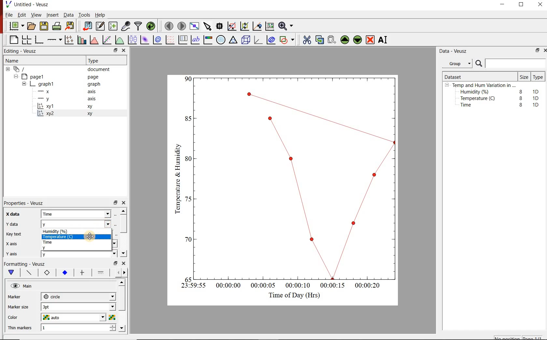  What do you see at coordinates (168, 26) in the screenshot?
I see `move to the previous page` at bounding box center [168, 26].